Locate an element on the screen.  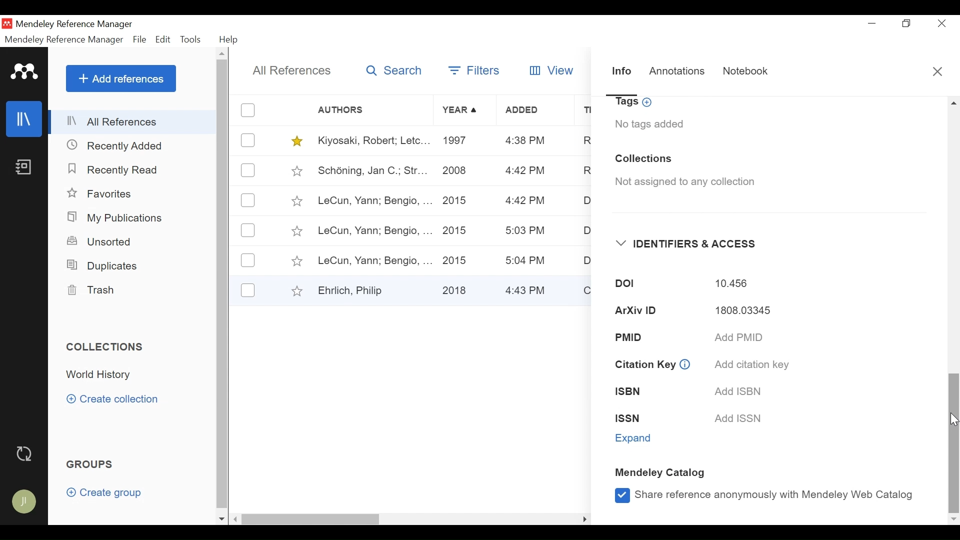
Favorites is located at coordinates (101, 193).